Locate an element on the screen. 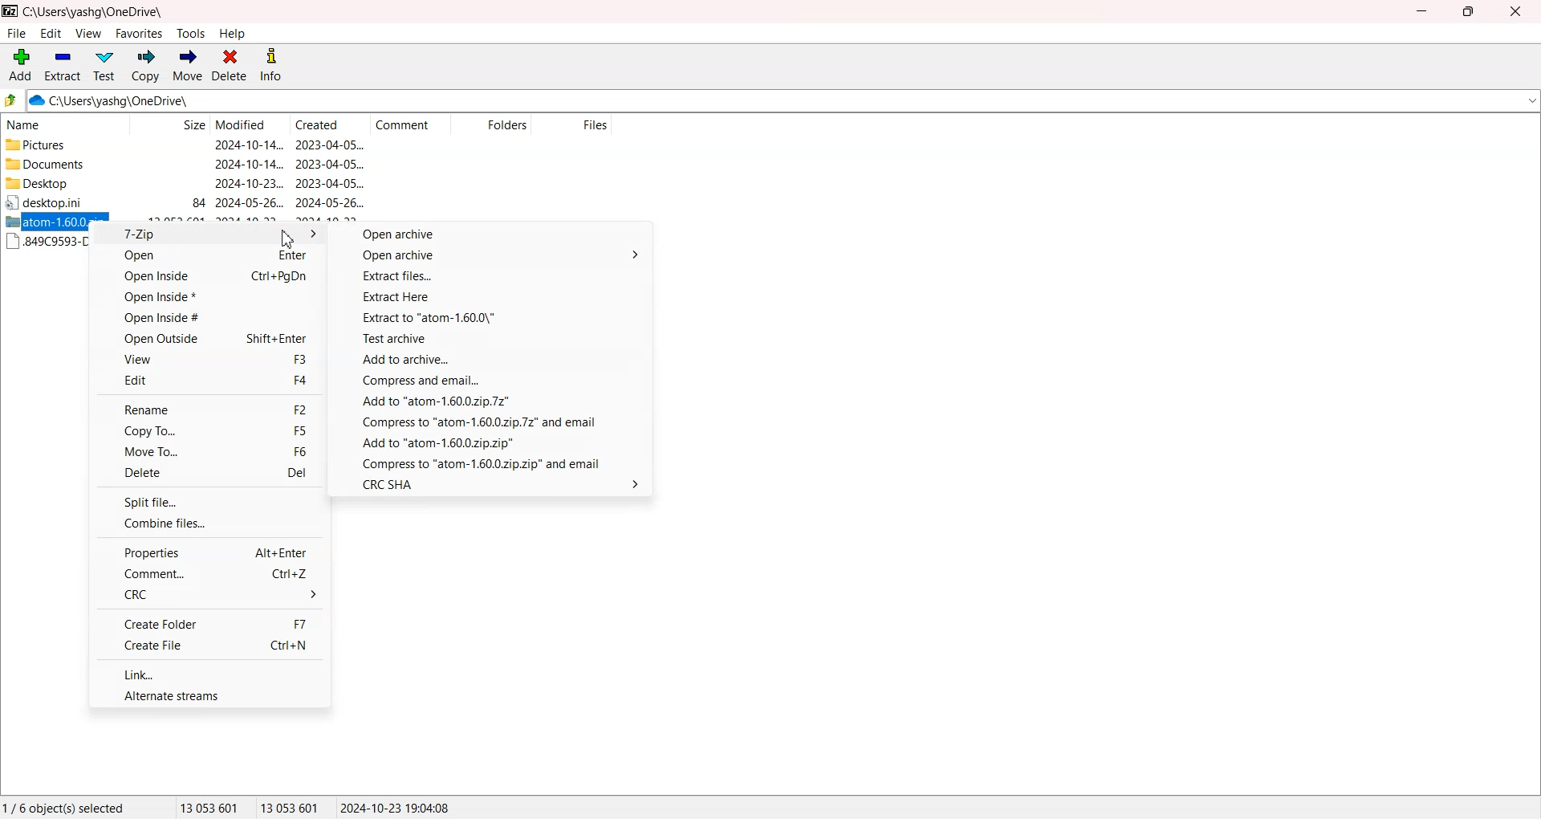  Compress to 7z and email is located at coordinates (492, 423).